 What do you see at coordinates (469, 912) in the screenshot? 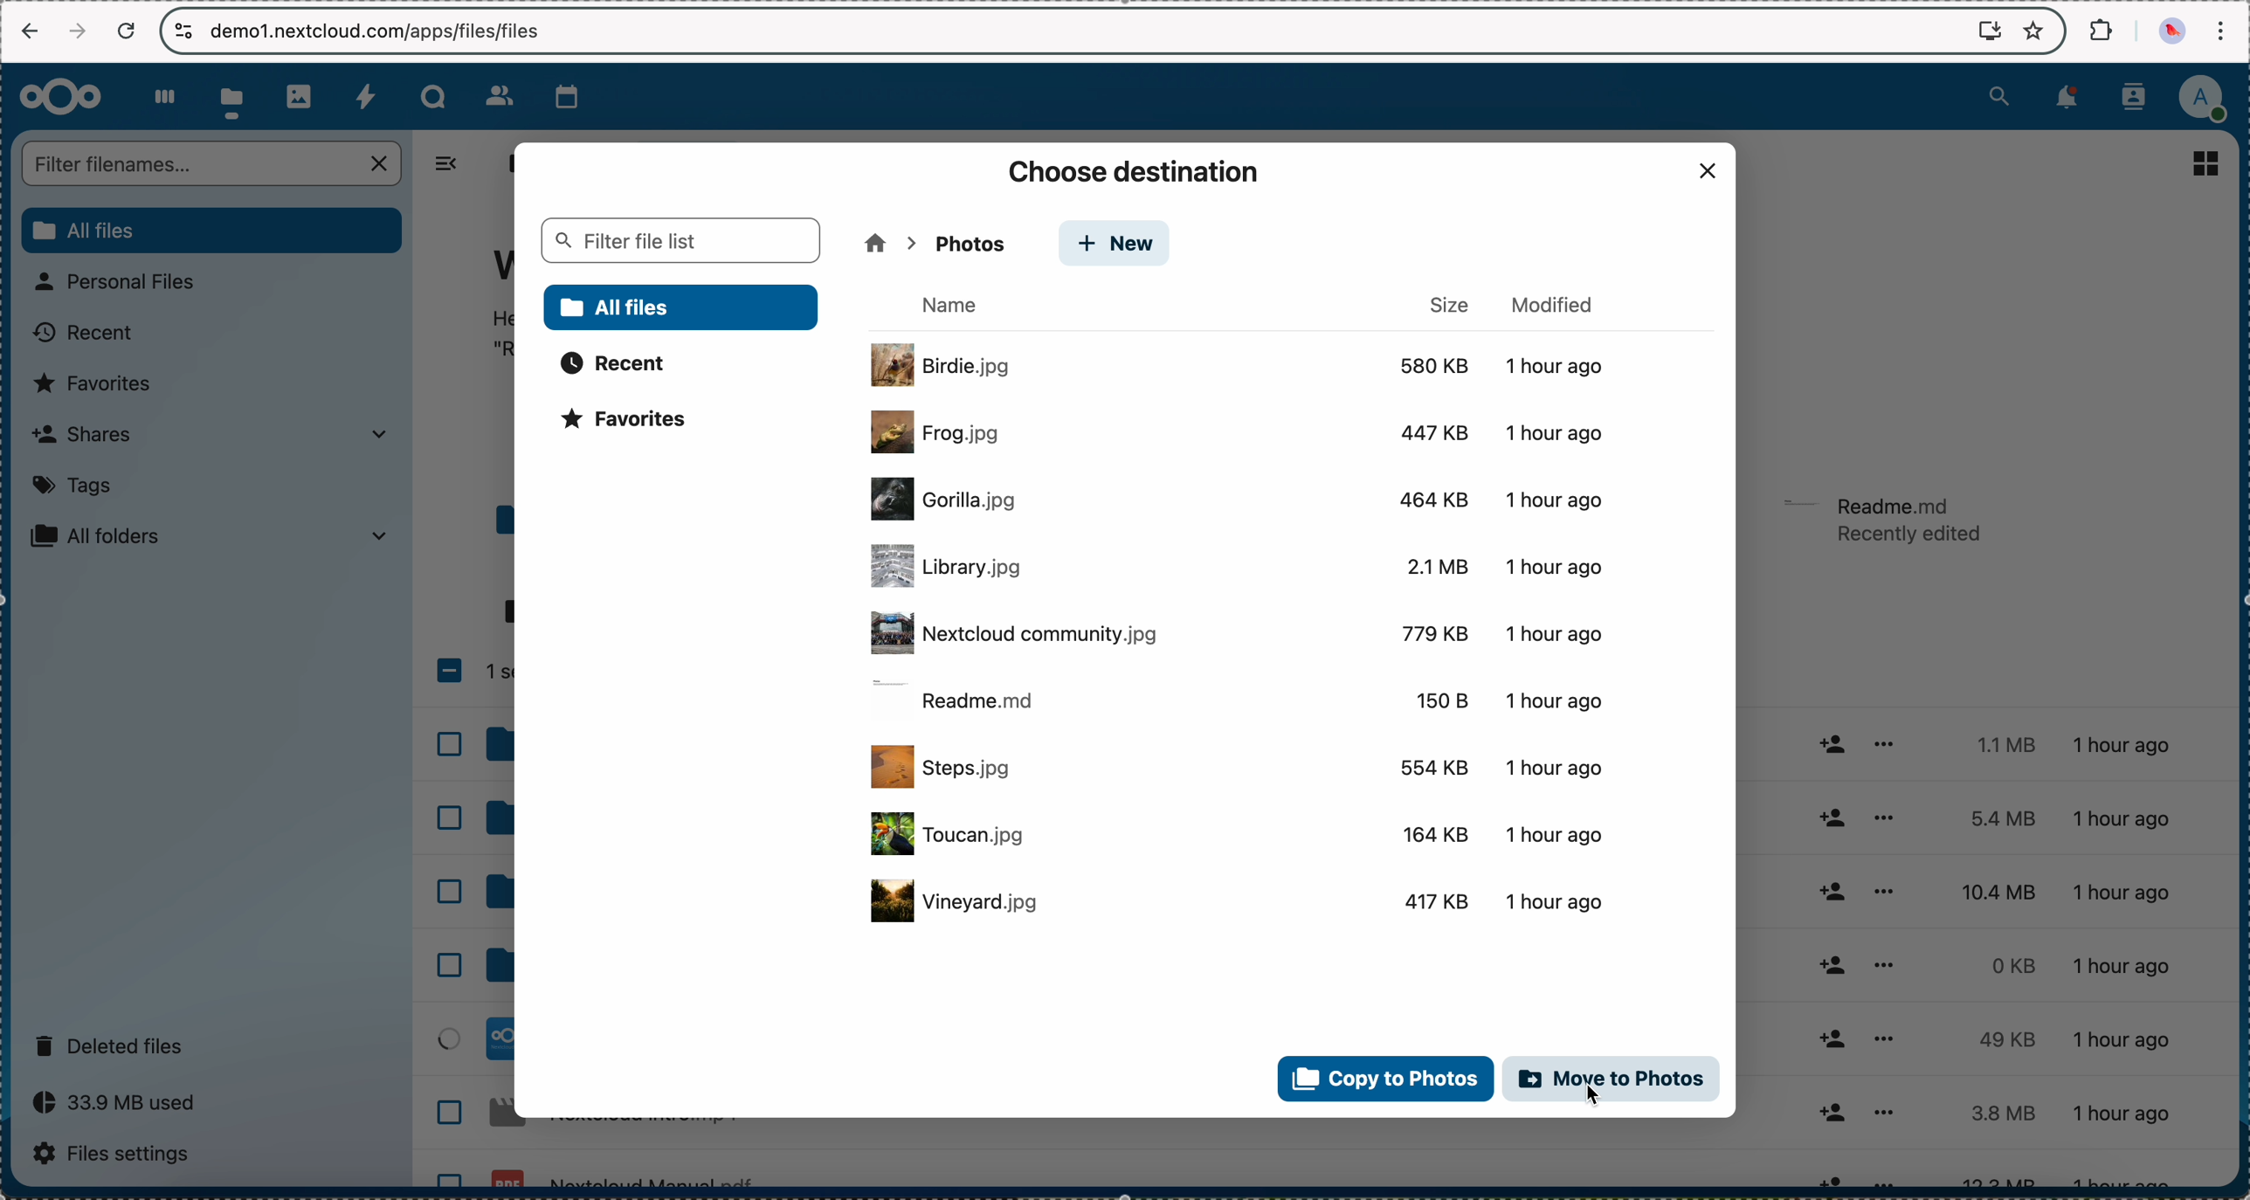
I see `checkboxes` at bounding box center [469, 912].